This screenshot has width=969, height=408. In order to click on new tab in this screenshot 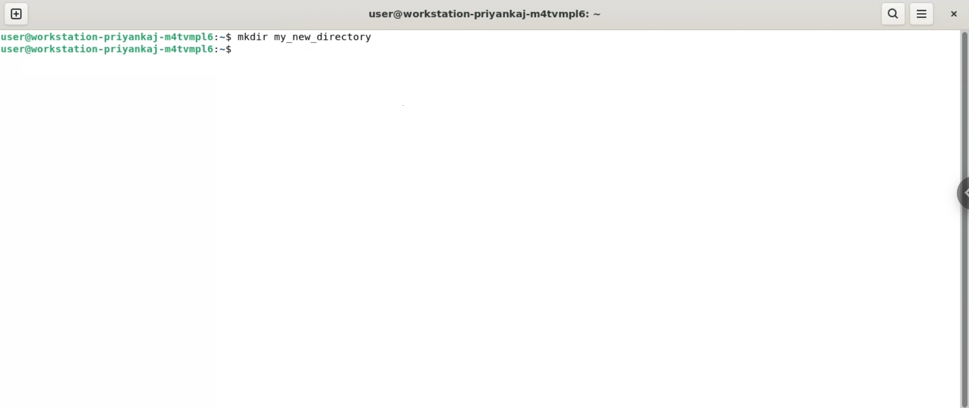, I will do `click(16, 15)`.